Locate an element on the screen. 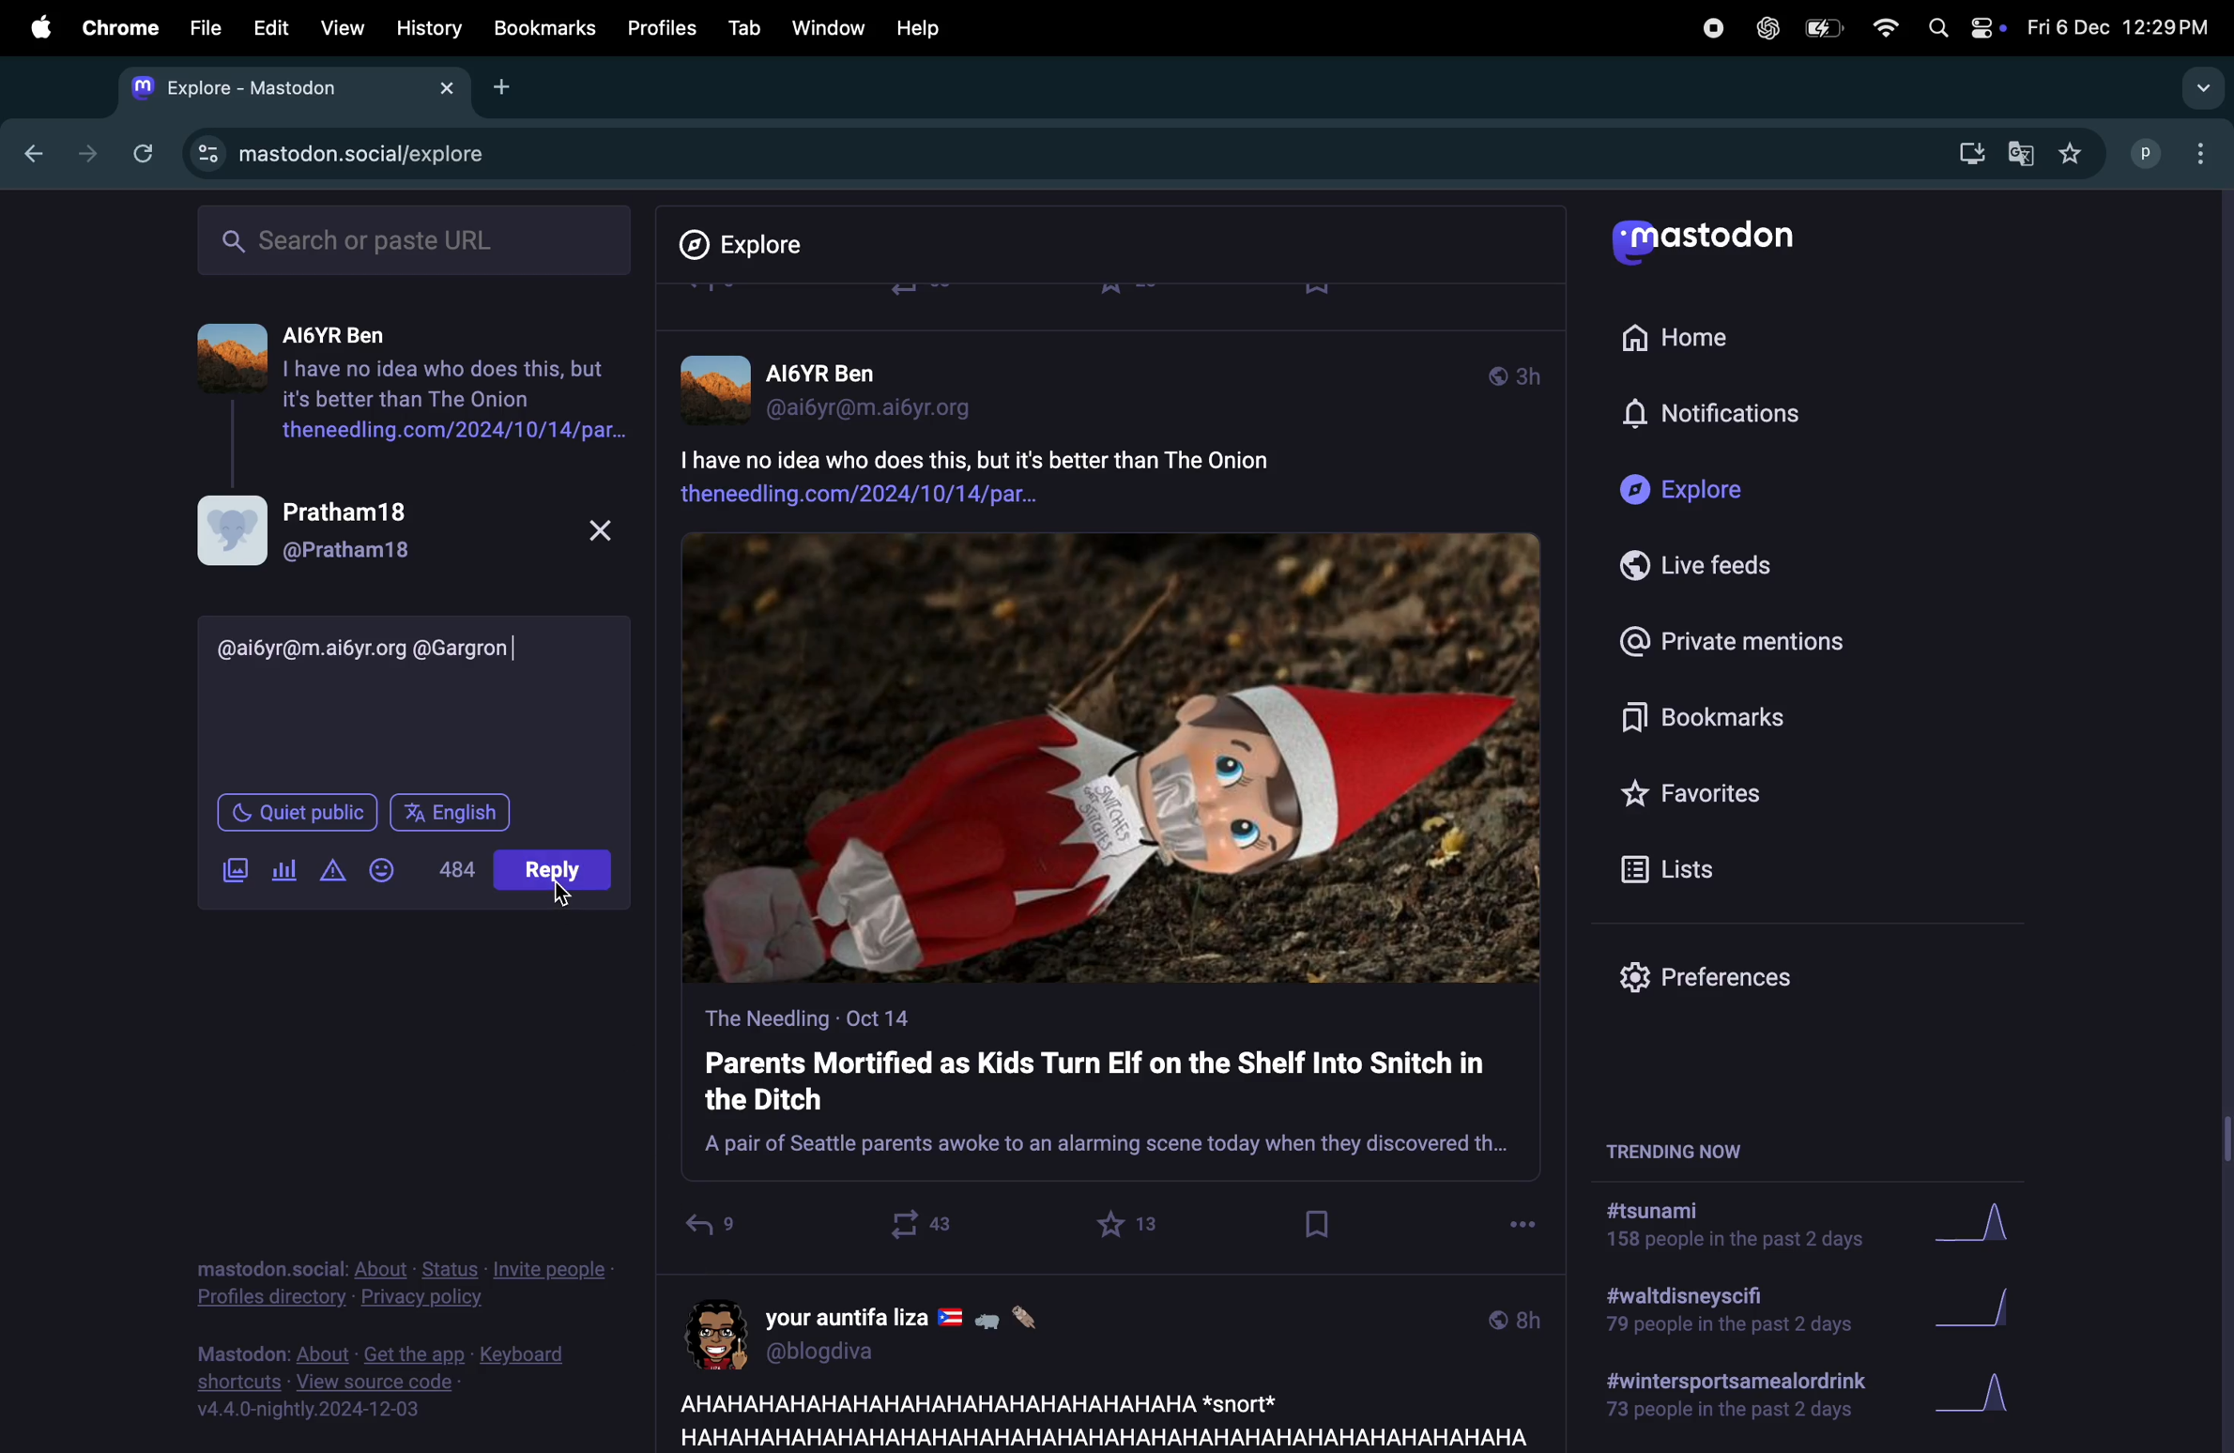 The width and height of the screenshot is (2234, 1453). download masto don is located at coordinates (1965, 153).